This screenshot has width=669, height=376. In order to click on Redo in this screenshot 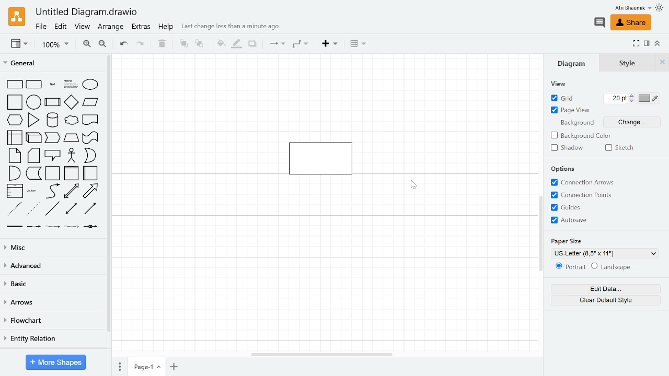, I will do `click(140, 44)`.